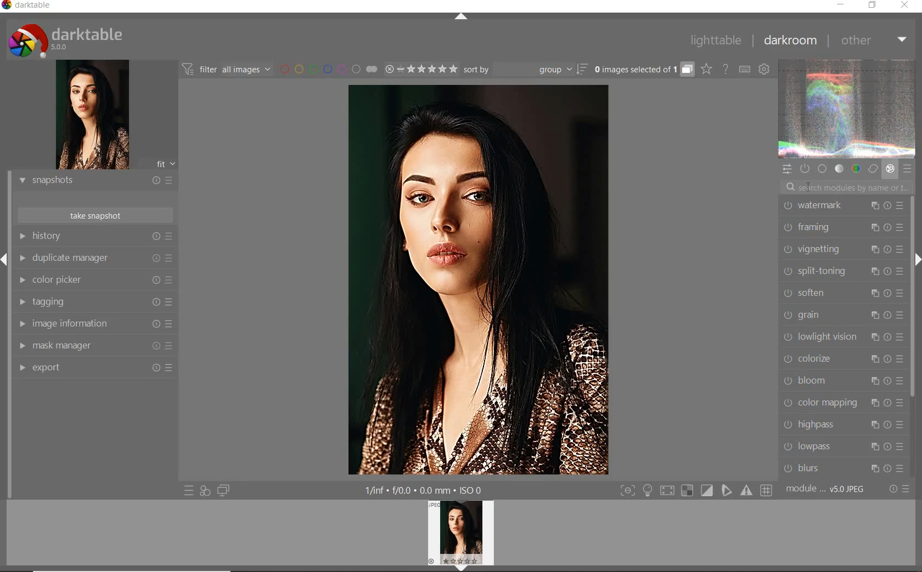  I want to click on COLOR MAPPING, so click(842, 403).